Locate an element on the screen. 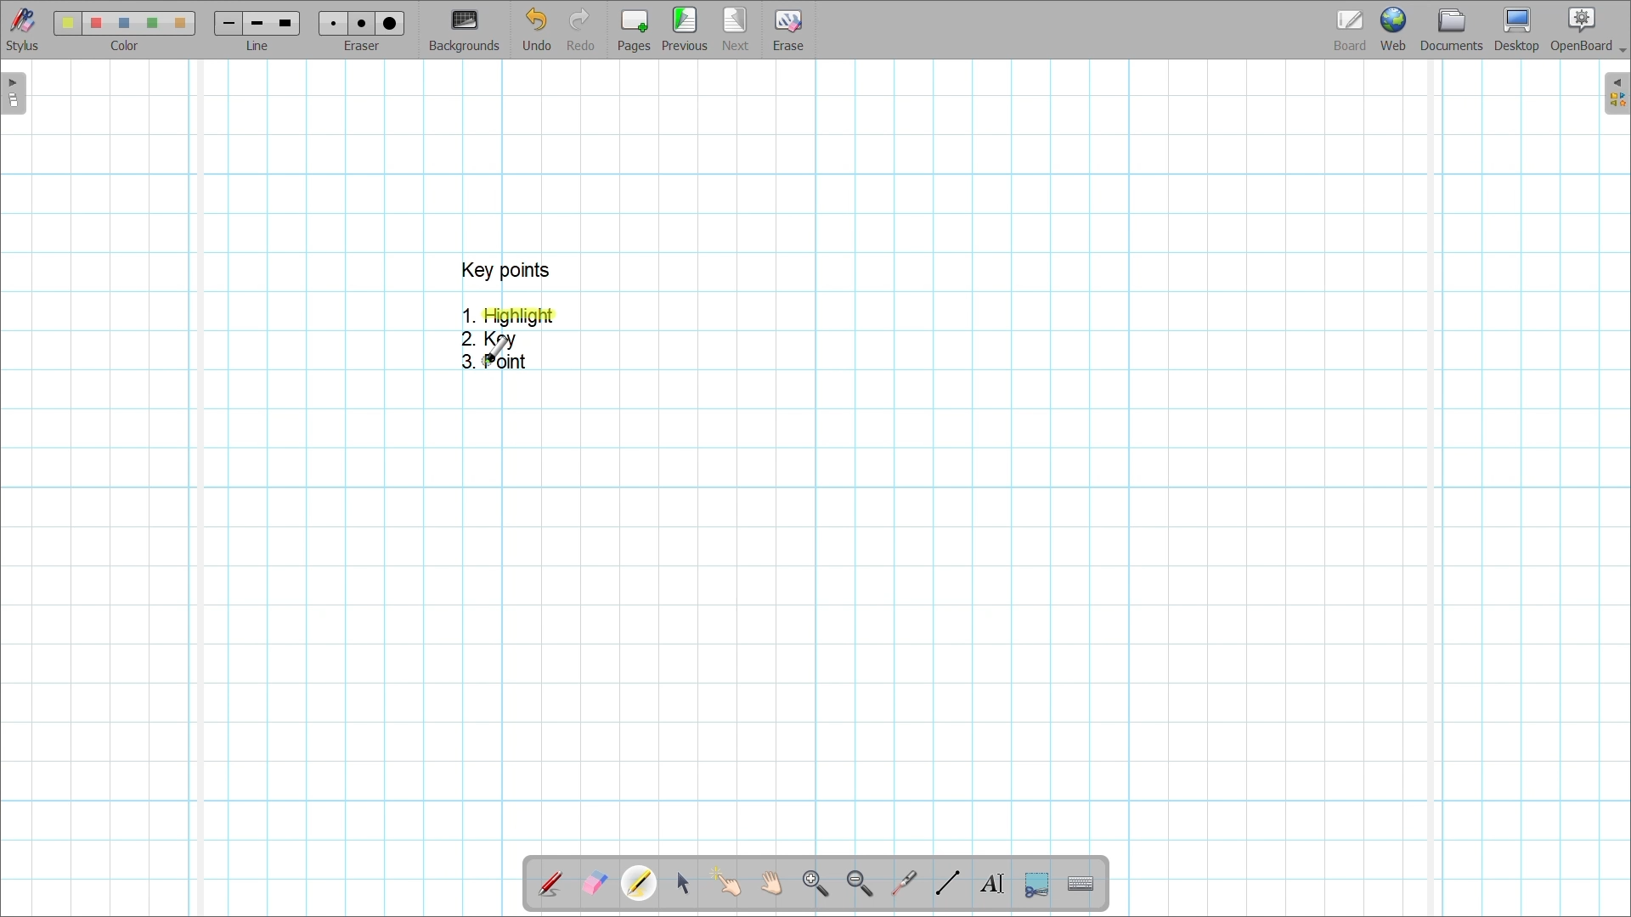 This screenshot has height=917, width=1631. Undo is located at coordinates (538, 29).